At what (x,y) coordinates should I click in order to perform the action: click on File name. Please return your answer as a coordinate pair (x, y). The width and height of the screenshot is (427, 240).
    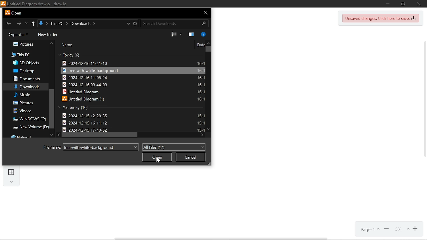
    Looking at the image, I should click on (101, 147).